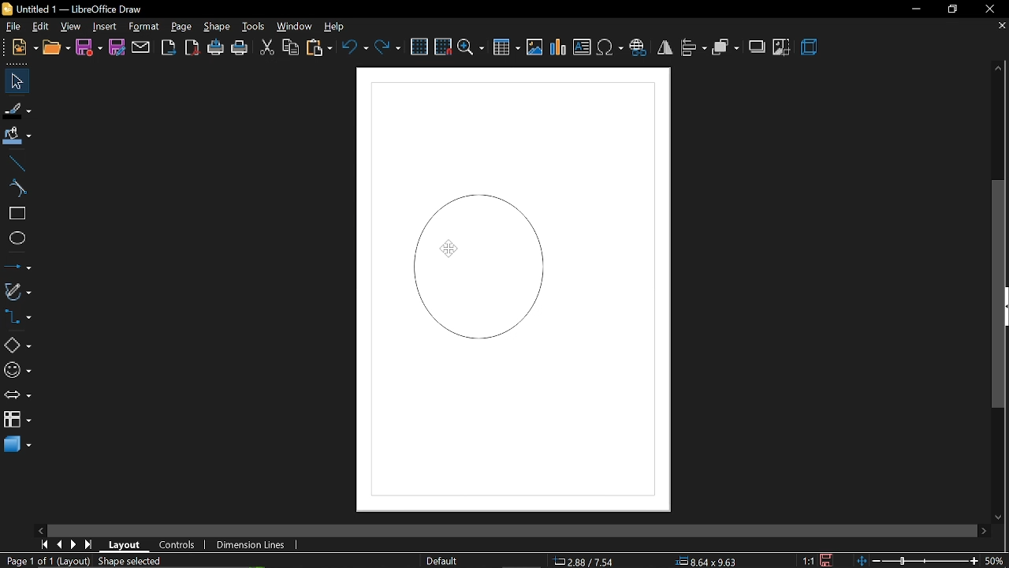 Image resolution: width=1009 pixels, height=568 pixels. Describe the element at coordinates (506, 47) in the screenshot. I see `insert table` at that location.